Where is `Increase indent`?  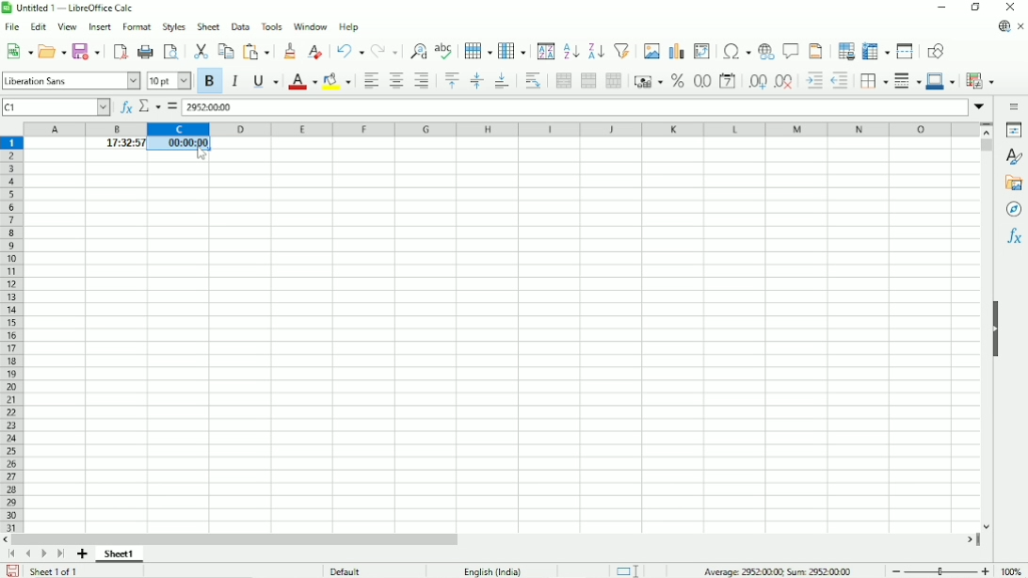 Increase indent is located at coordinates (812, 82).